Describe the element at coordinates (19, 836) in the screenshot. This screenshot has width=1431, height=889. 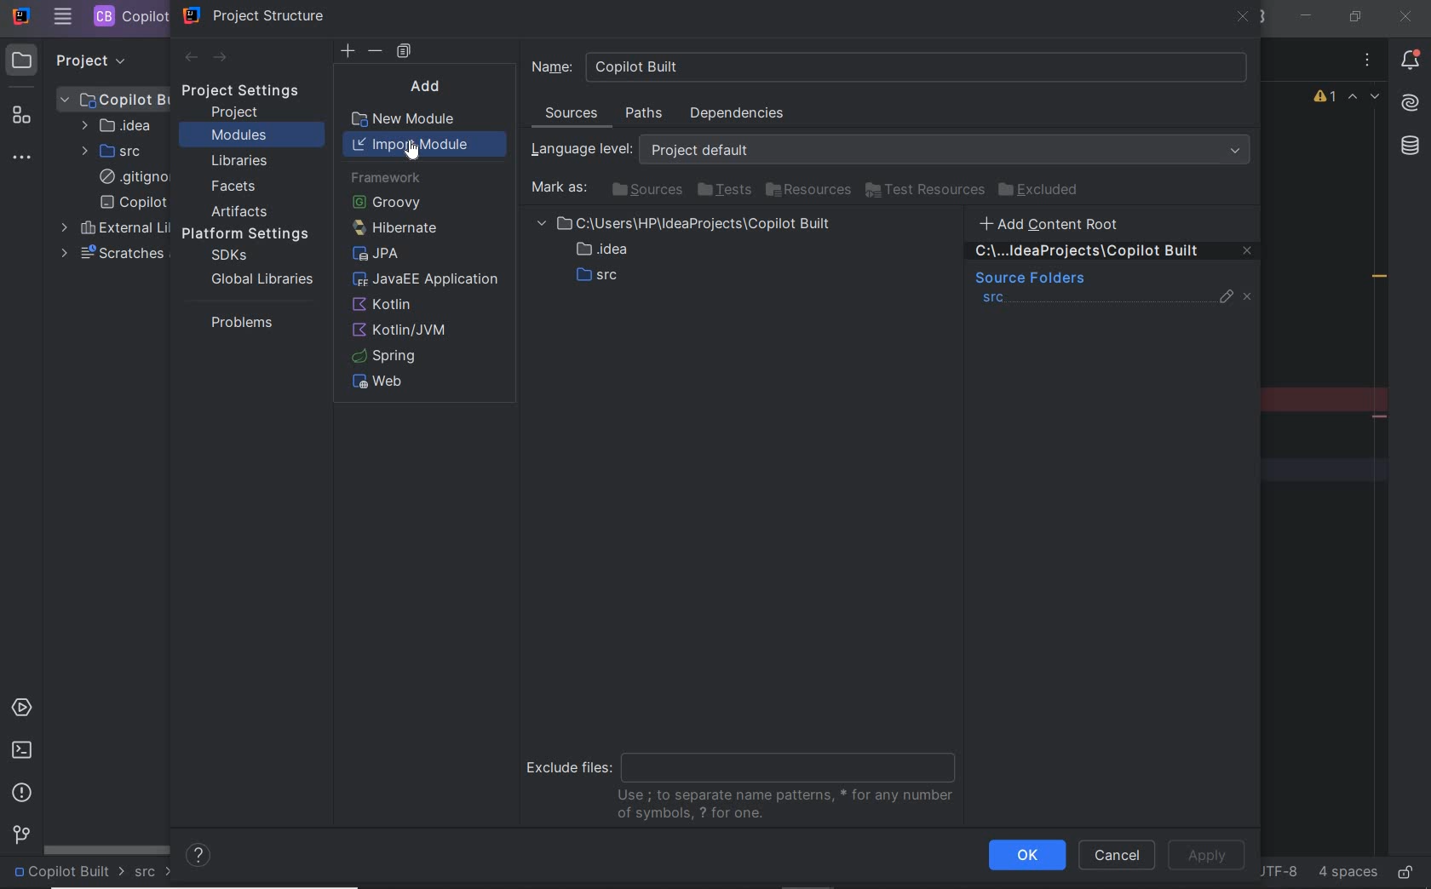
I see `version control` at that location.